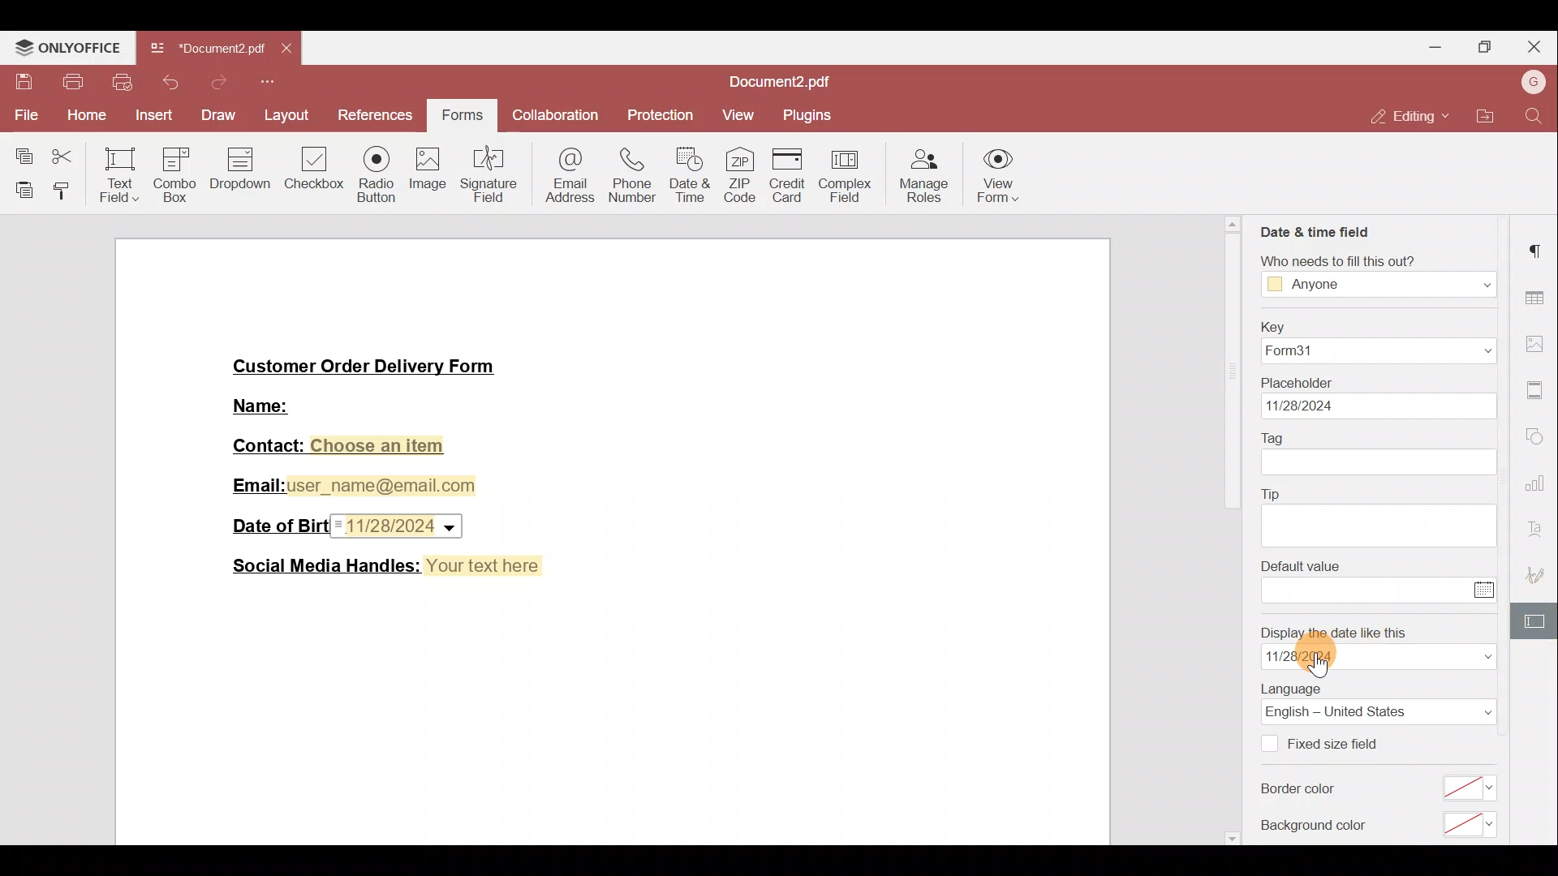 The height and width of the screenshot is (876, 1558). What do you see at coordinates (1534, 114) in the screenshot?
I see `Find` at bounding box center [1534, 114].